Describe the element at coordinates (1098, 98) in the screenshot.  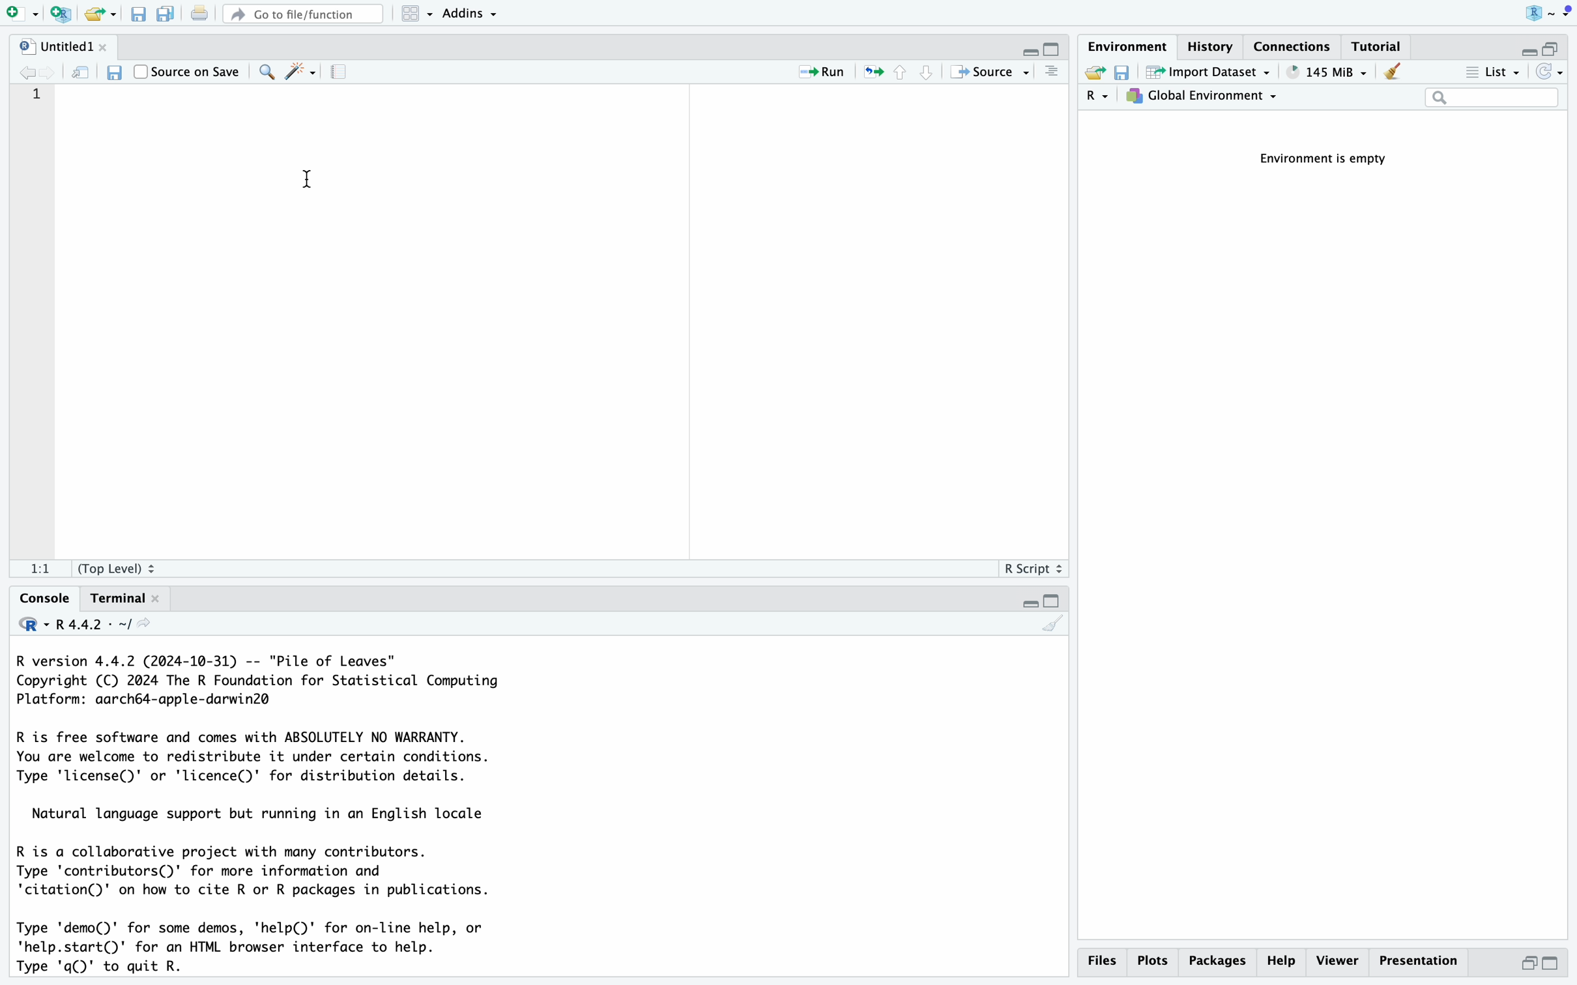
I see `language select` at that location.